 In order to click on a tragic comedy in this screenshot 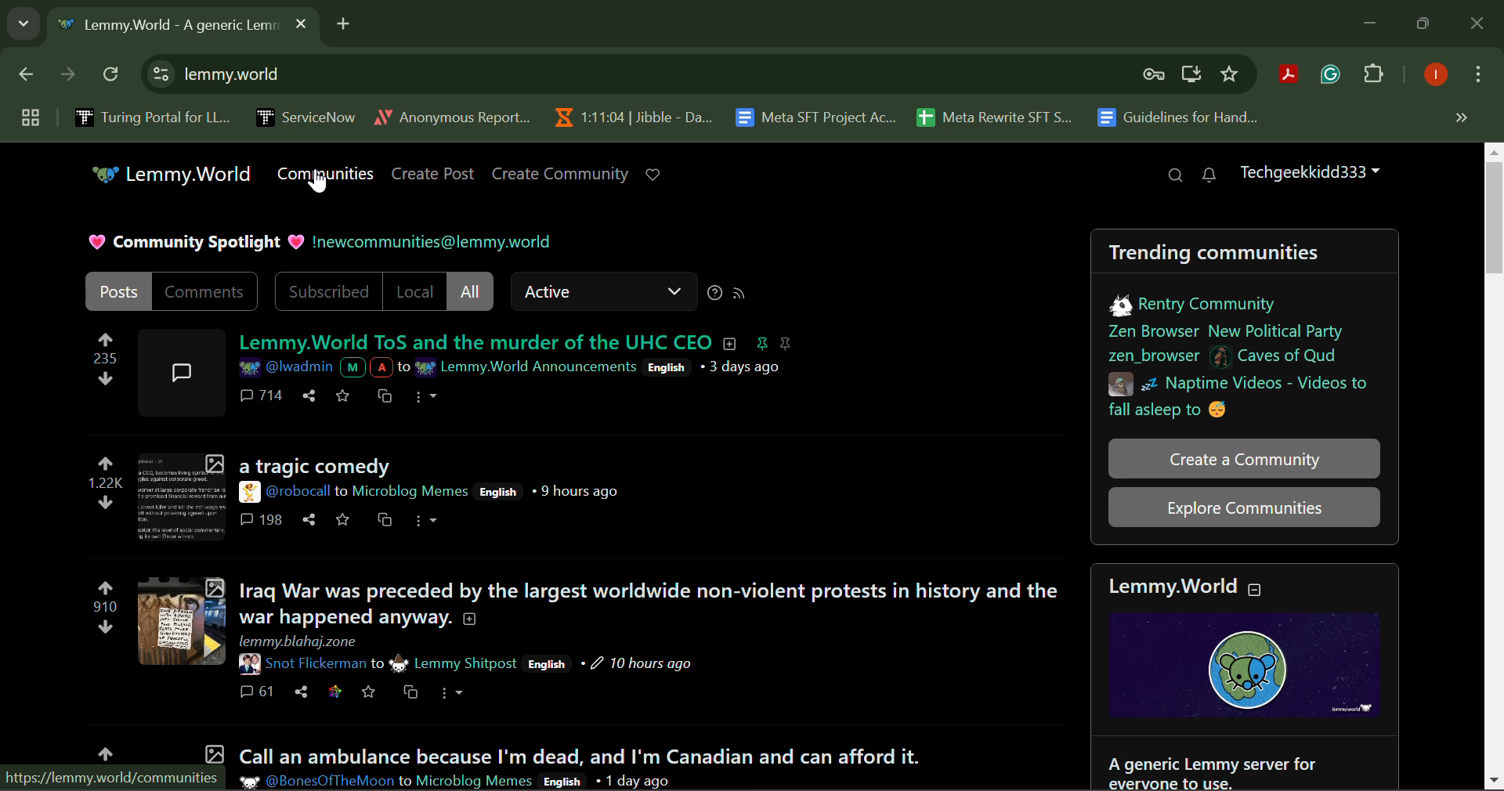, I will do `click(314, 466)`.